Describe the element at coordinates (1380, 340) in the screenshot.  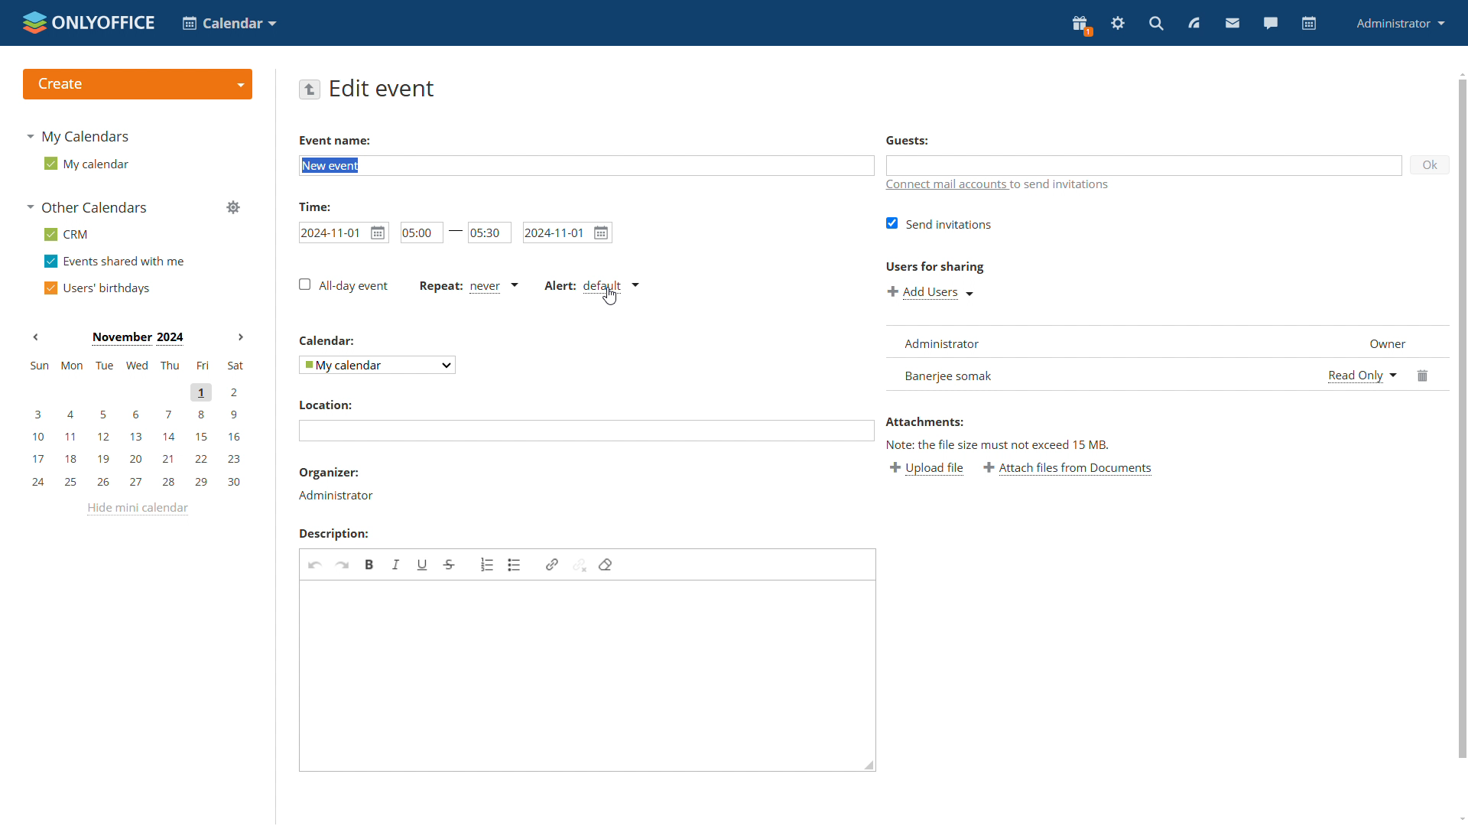
I see `designation` at that location.